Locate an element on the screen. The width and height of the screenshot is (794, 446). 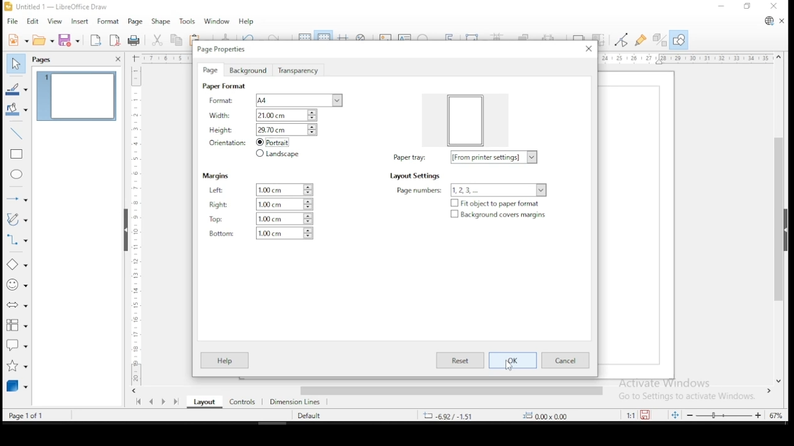
Page Info is located at coordinates (35, 415).